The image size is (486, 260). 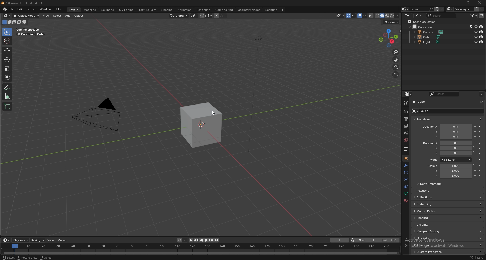 What do you see at coordinates (47, 258) in the screenshot?
I see `object` at bounding box center [47, 258].